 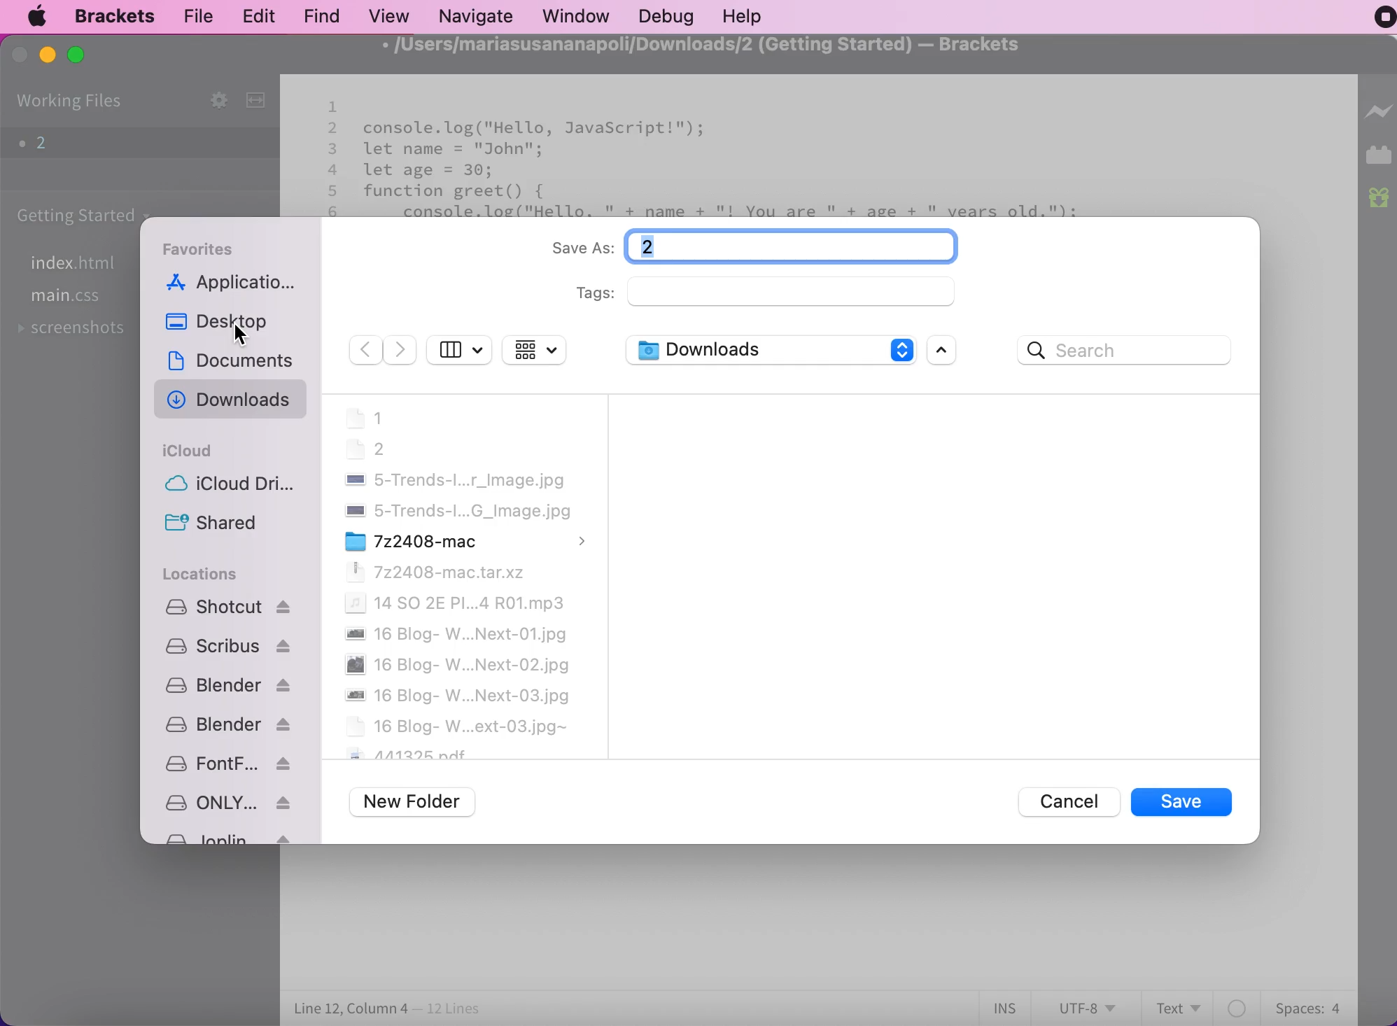 I want to click on change the item grouping, so click(x=540, y=351).